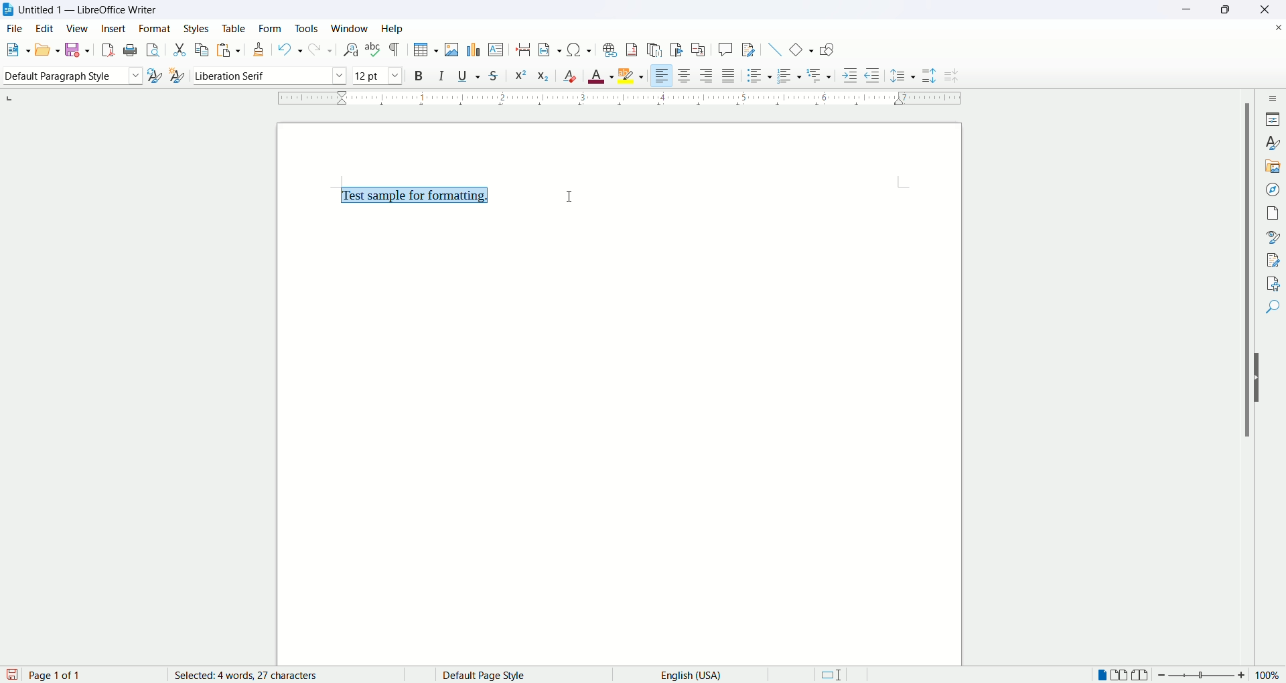  I want to click on italics, so click(442, 76).